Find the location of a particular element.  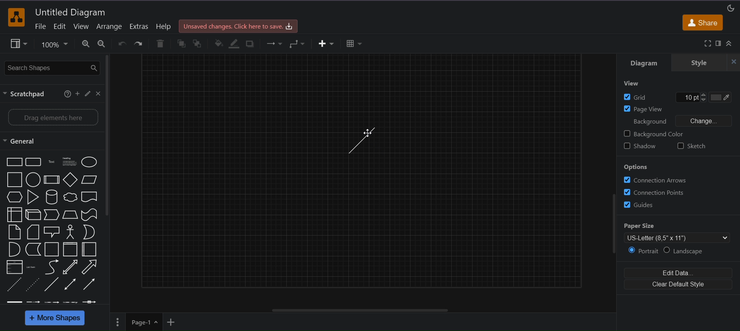

Unsaved changes. Click here to save. is located at coordinates (237, 26).